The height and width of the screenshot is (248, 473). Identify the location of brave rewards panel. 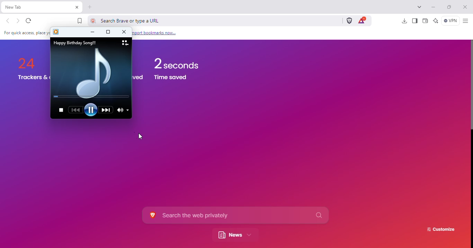
(362, 20).